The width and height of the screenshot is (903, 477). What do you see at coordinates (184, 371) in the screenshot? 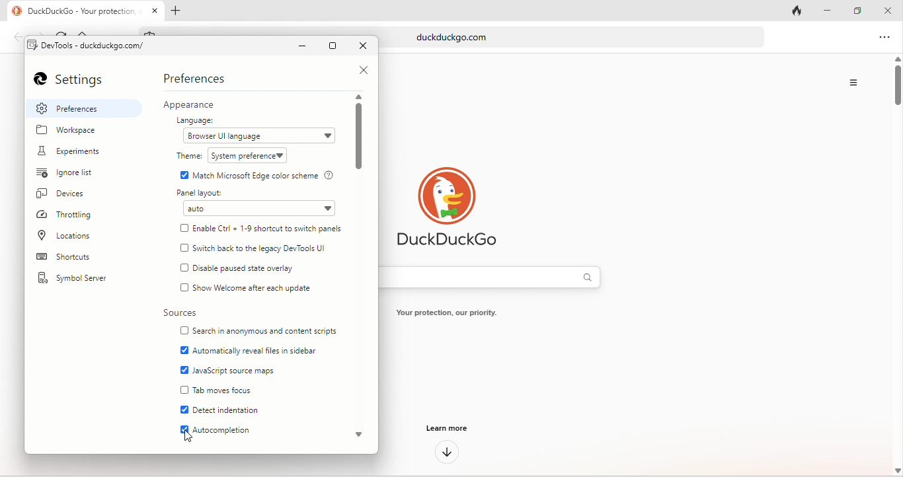
I see `enable checkbox` at bounding box center [184, 371].